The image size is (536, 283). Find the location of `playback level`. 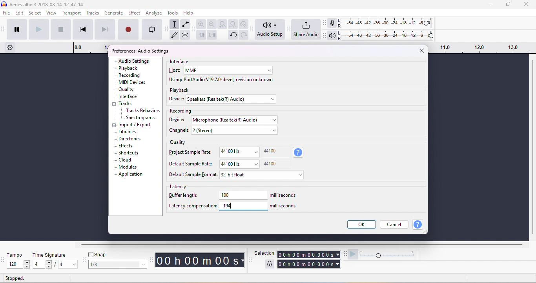

playback level is located at coordinates (388, 34).